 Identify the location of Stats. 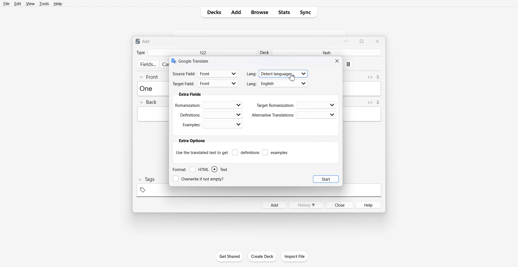
(284, 12).